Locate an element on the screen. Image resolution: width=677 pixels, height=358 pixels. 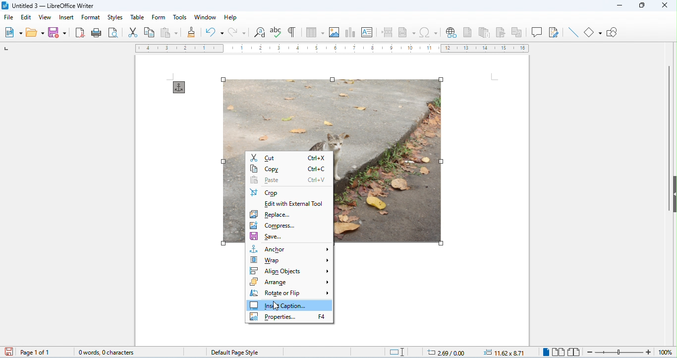
zoom is located at coordinates (627, 352).